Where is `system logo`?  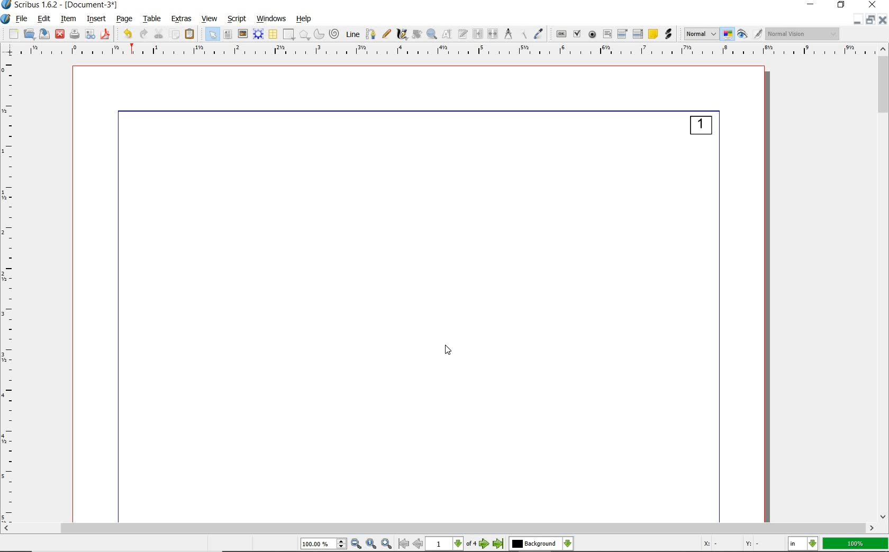 system logo is located at coordinates (6, 20).